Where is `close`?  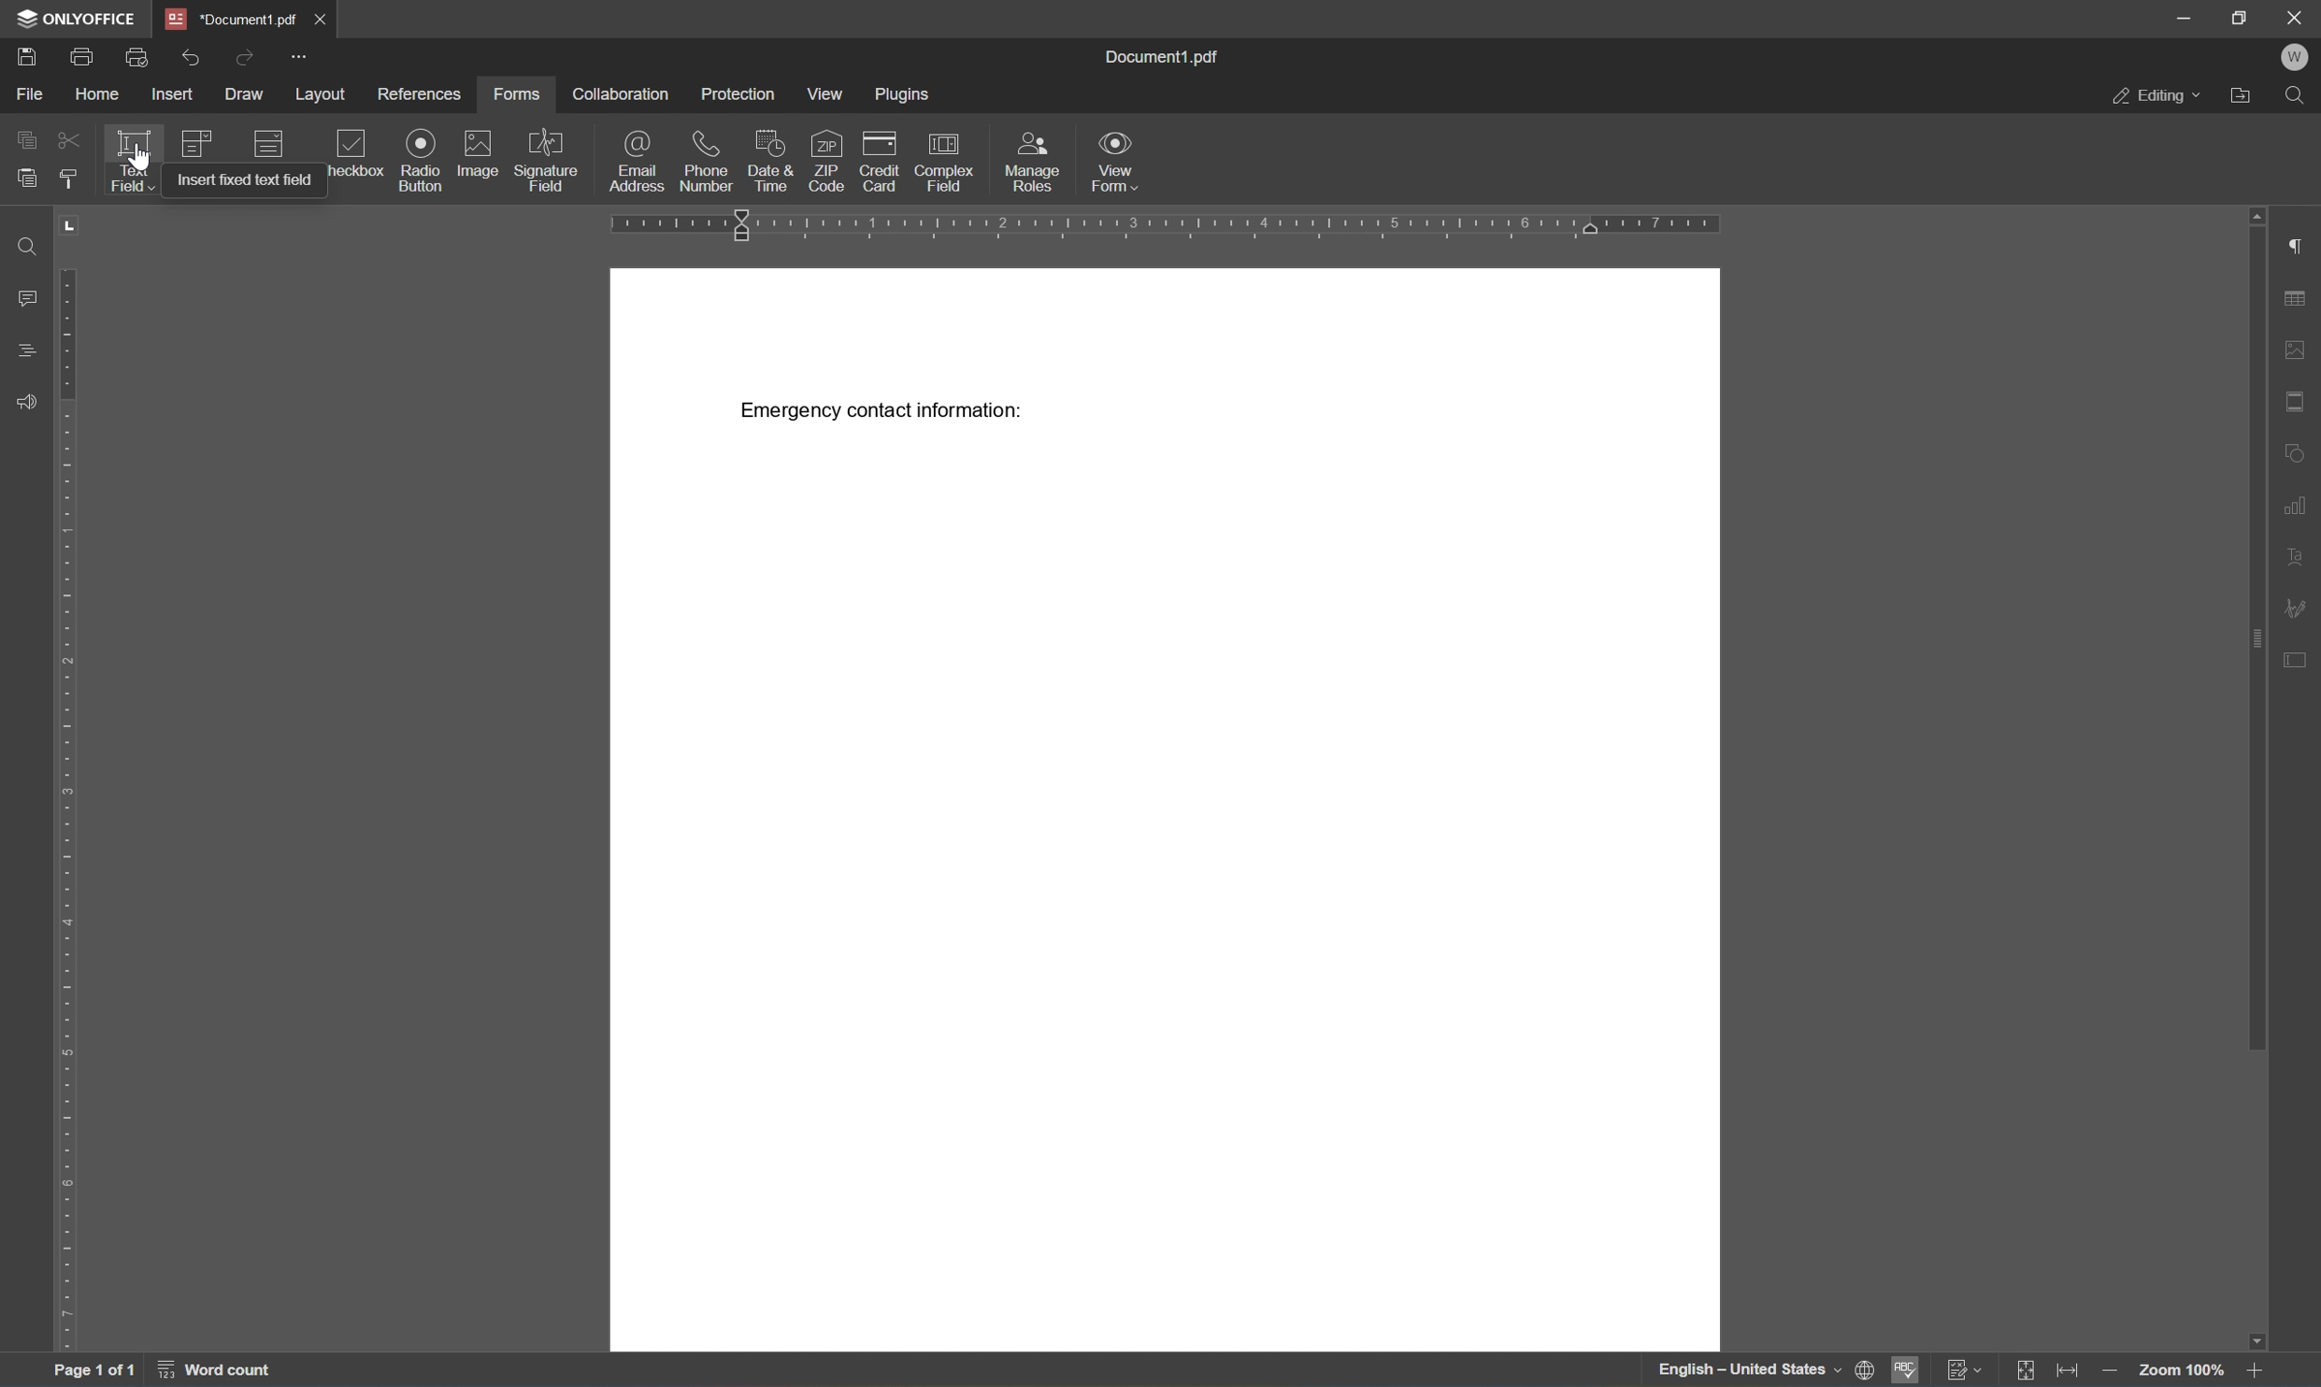
close is located at coordinates (2294, 18).